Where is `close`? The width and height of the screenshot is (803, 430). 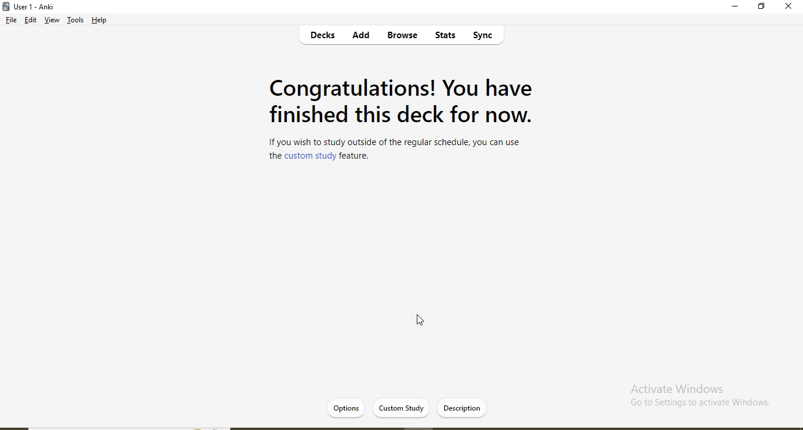 close is located at coordinates (788, 7).